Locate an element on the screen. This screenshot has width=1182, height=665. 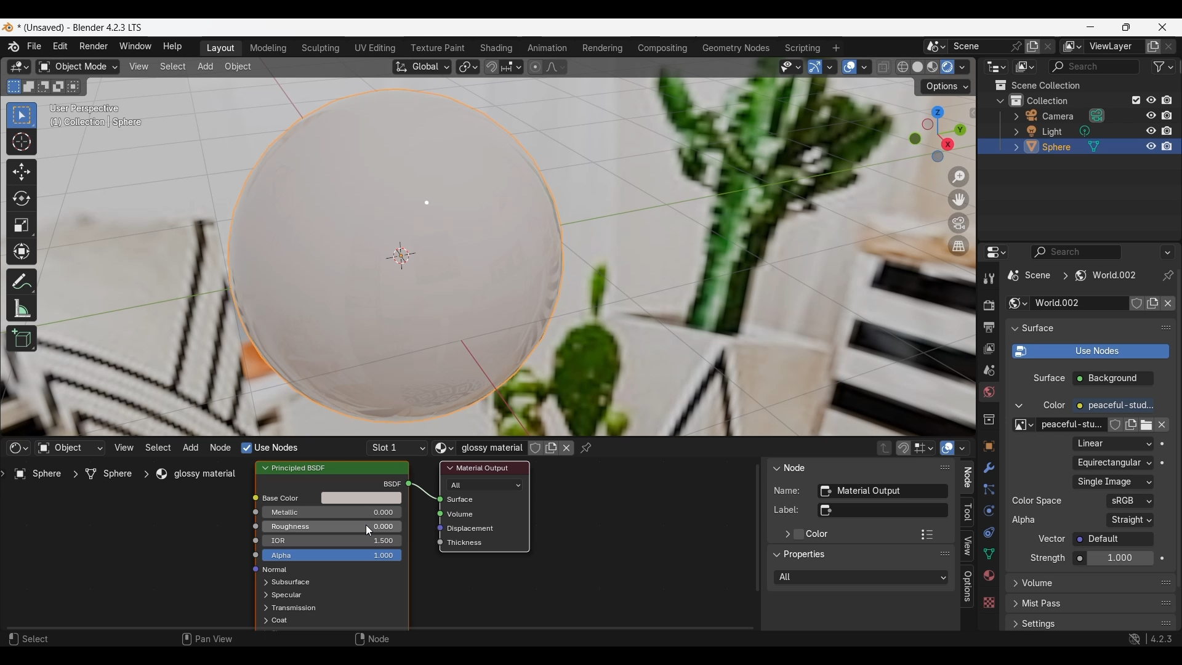
Proportional editing objects is located at coordinates (536, 67).